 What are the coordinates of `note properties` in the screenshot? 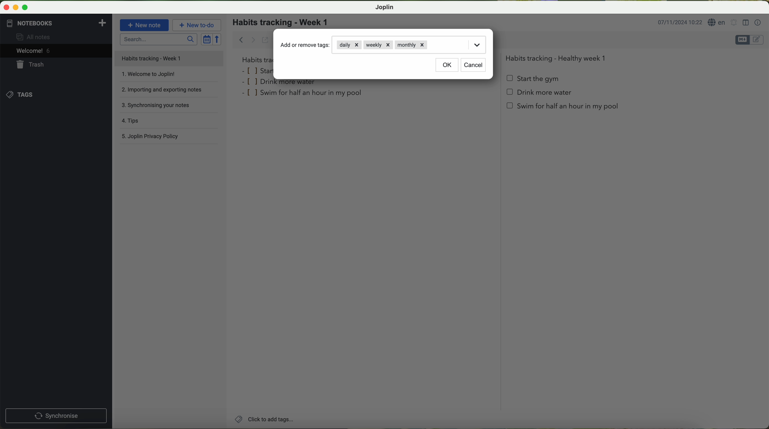 It's located at (758, 23).